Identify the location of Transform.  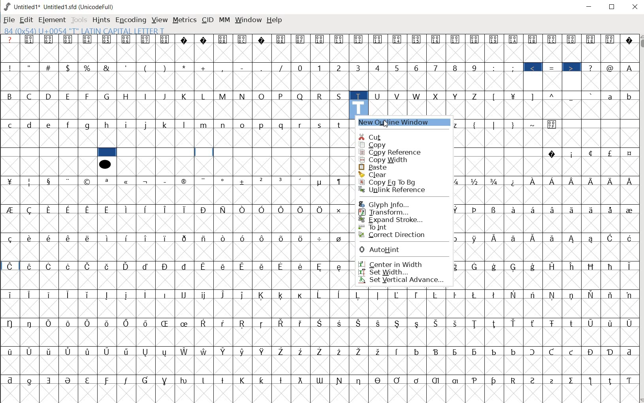
(385, 213).